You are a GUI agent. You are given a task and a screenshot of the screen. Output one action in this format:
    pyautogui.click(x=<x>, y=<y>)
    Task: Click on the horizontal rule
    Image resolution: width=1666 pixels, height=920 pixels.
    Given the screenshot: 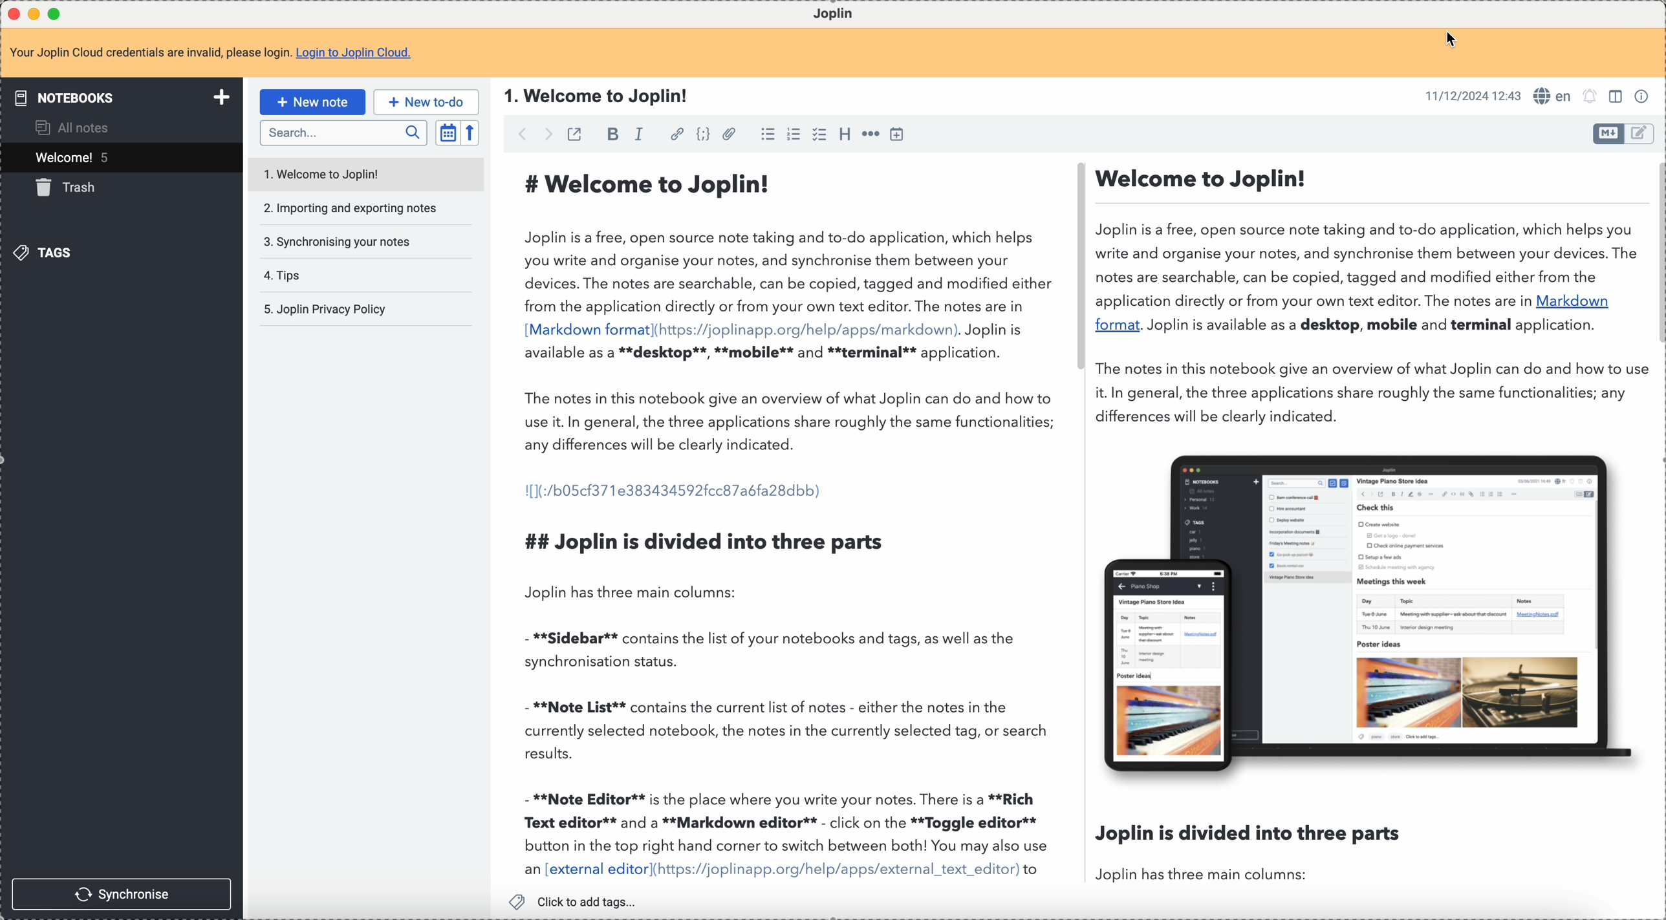 What is the action you would take?
    pyautogui.click(x=869, y=134)
    